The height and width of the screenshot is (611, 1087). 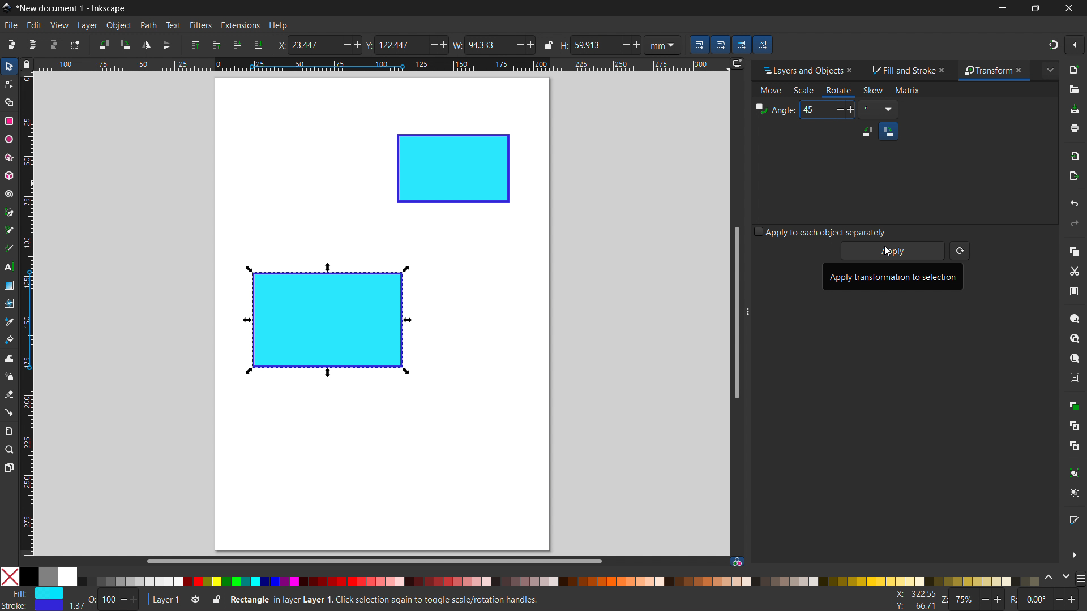 What do you see at coordinates (775, 110) in the screenshot?
I see `Angle` at bounding box center [775, 110].